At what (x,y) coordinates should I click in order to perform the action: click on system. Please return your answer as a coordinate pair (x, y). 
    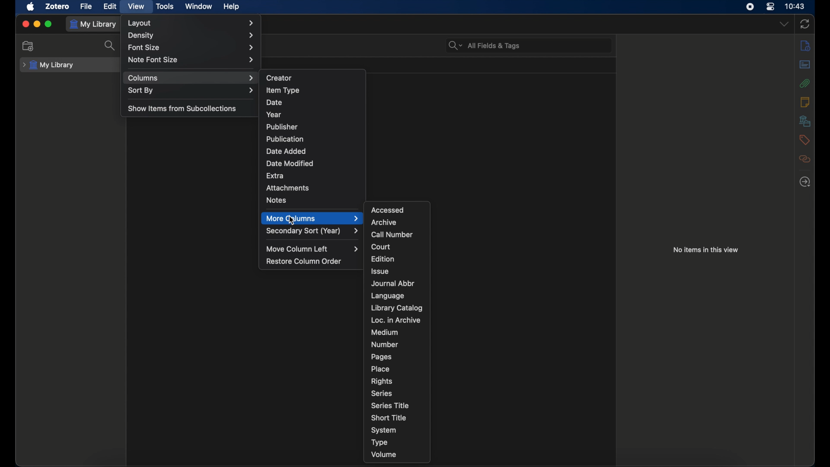
    Looking at the image, I should click on (384, 430).